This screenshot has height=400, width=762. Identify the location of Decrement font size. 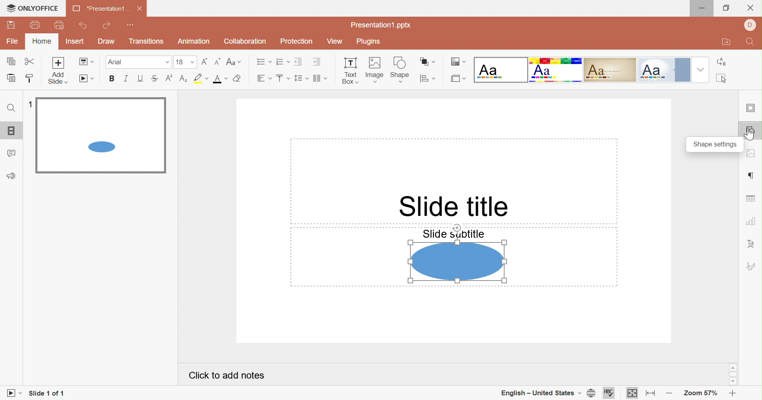
(216, 62).